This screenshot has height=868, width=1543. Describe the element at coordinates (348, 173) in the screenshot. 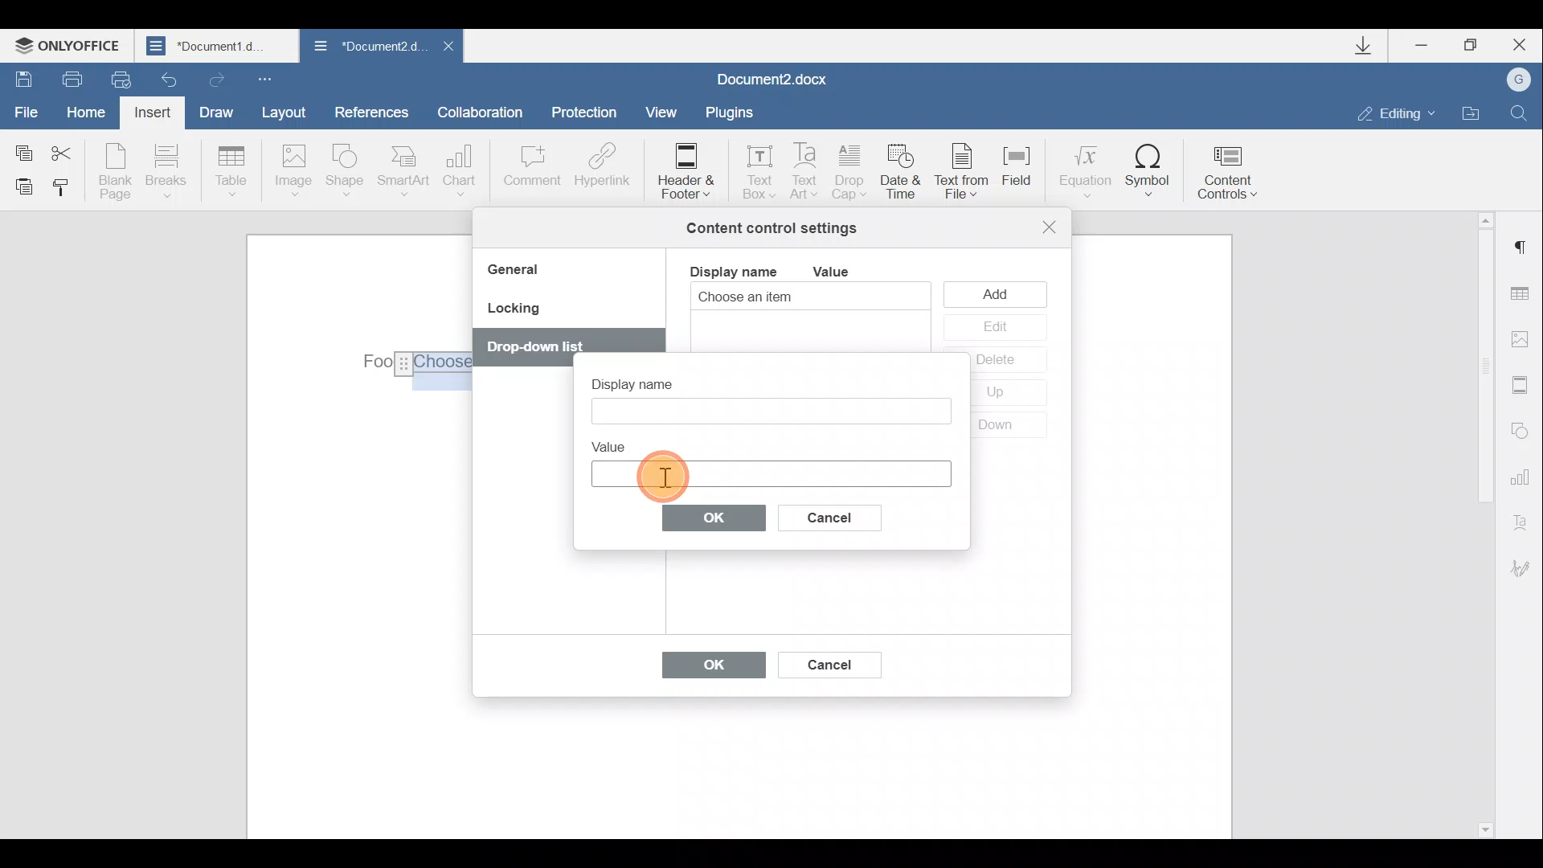

I see `Shape` at that location.